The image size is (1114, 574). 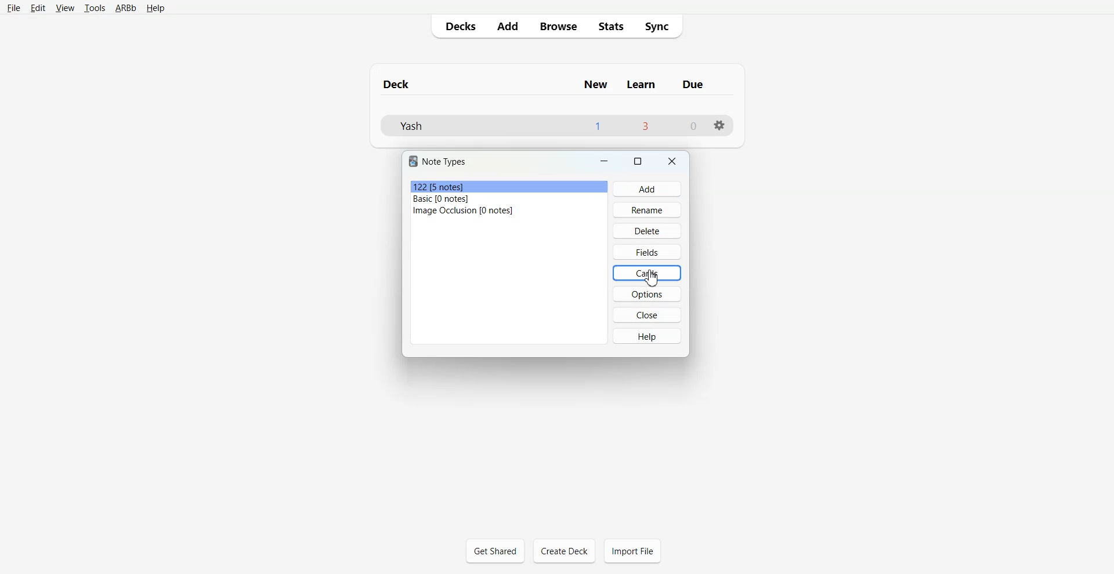 What do you see at coordinates (649, 315) in the screenshot?
I see `Close` at bounding box center [649, 315].